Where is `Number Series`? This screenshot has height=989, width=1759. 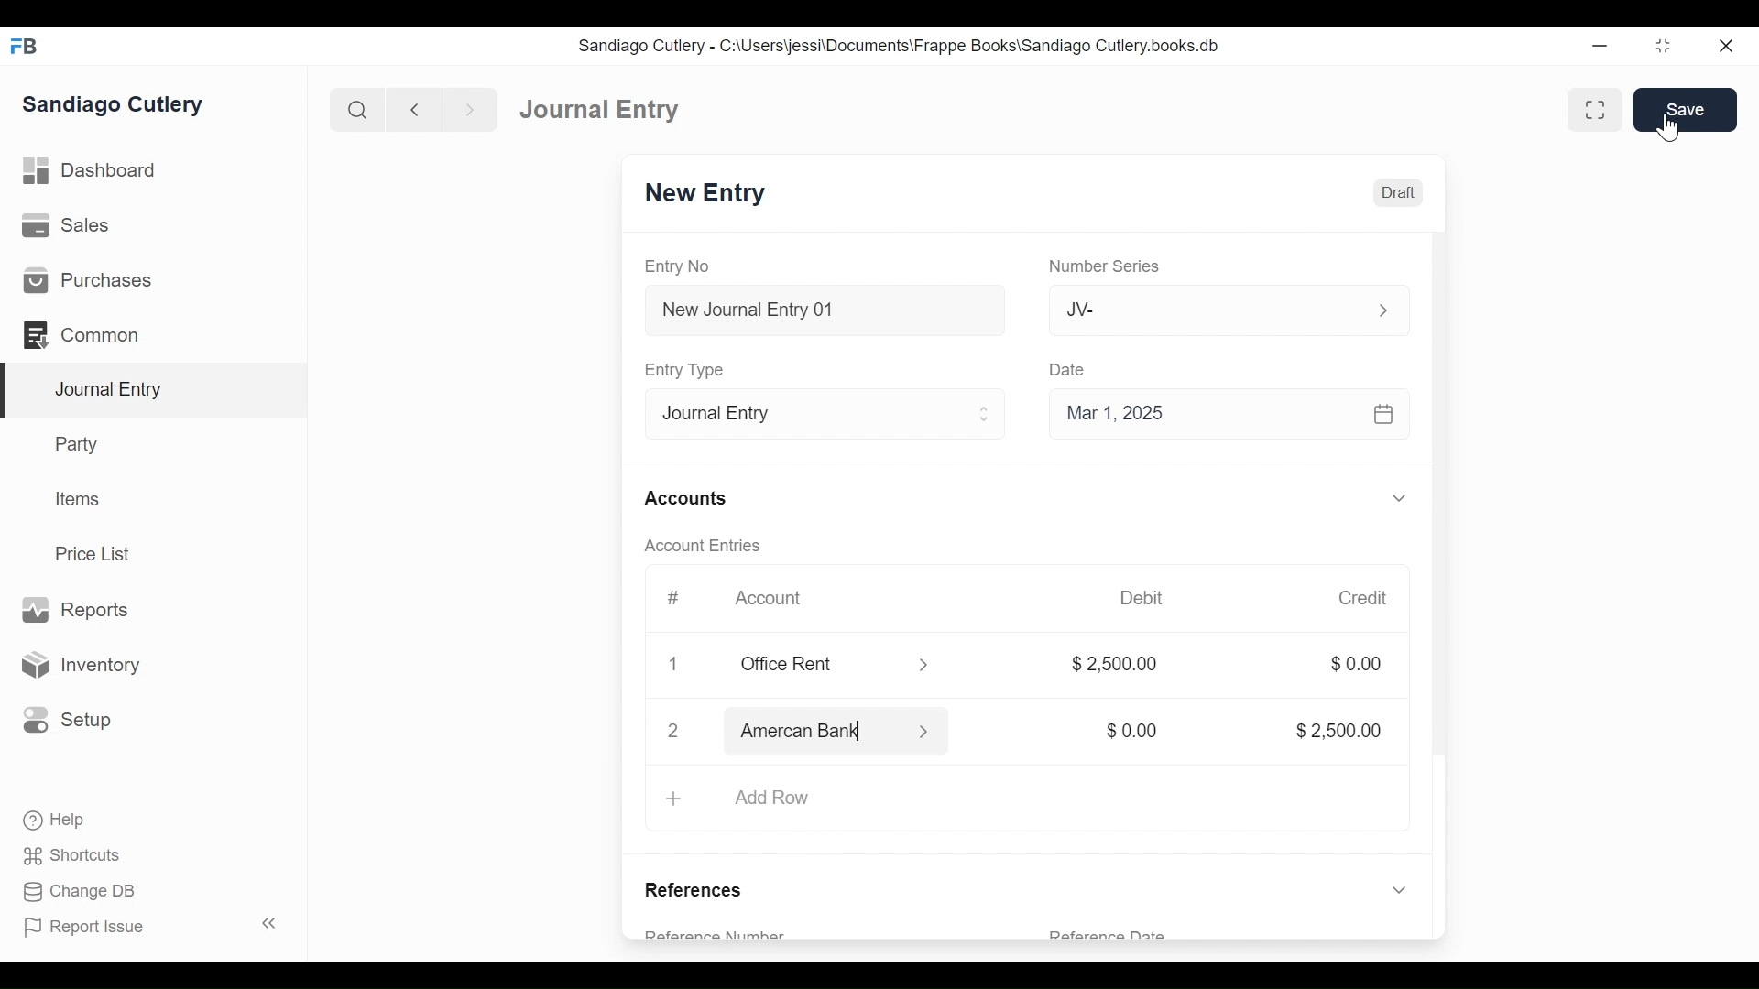 Number Series is located at coordinates (1101, 266).